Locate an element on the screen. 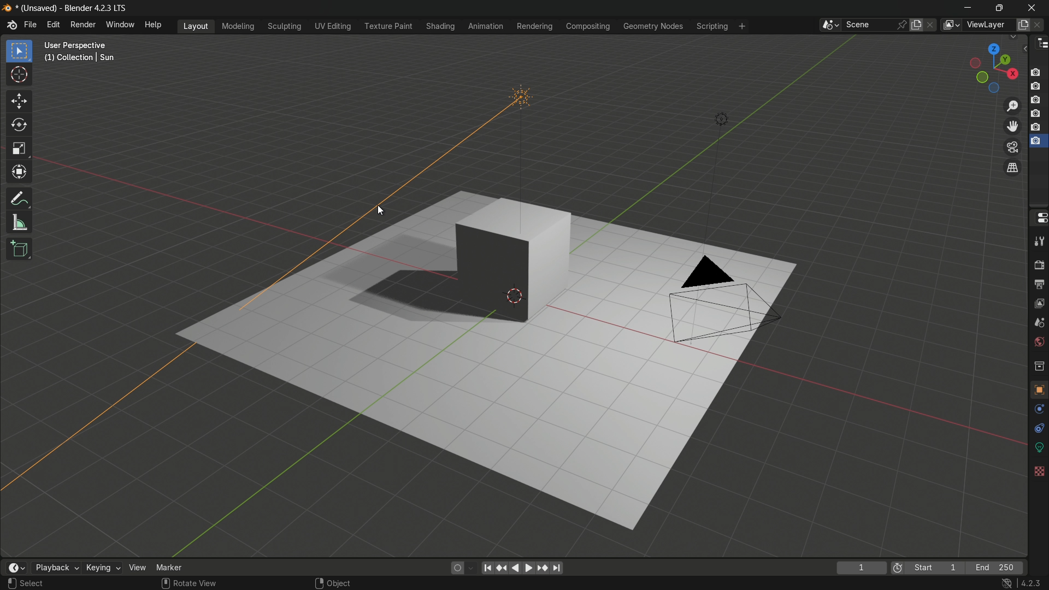 This screenshot has height=590, width=1049. properties is located at coordinates (1039, 220).